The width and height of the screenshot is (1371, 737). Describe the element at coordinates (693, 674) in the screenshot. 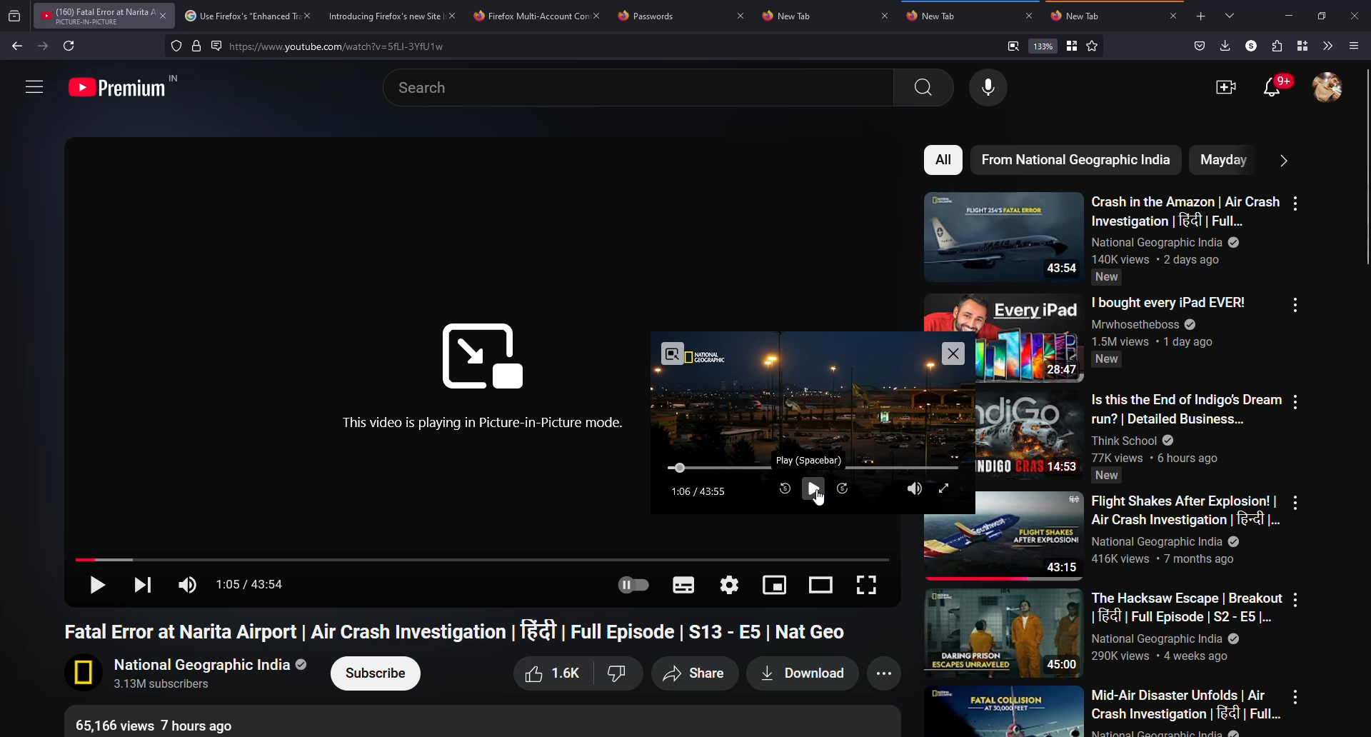

I see `share` at that location.